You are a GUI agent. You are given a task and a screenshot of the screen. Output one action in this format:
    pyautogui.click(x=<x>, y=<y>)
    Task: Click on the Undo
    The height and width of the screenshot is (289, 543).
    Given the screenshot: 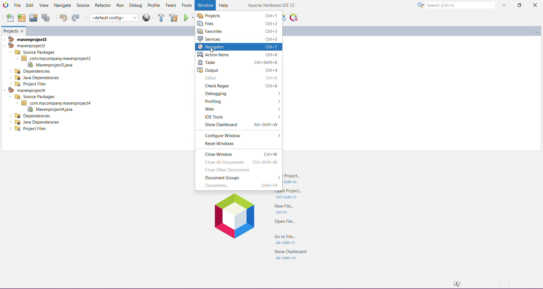 What is the action you would take?
    pyautogui.click(x=62, y=18)
    